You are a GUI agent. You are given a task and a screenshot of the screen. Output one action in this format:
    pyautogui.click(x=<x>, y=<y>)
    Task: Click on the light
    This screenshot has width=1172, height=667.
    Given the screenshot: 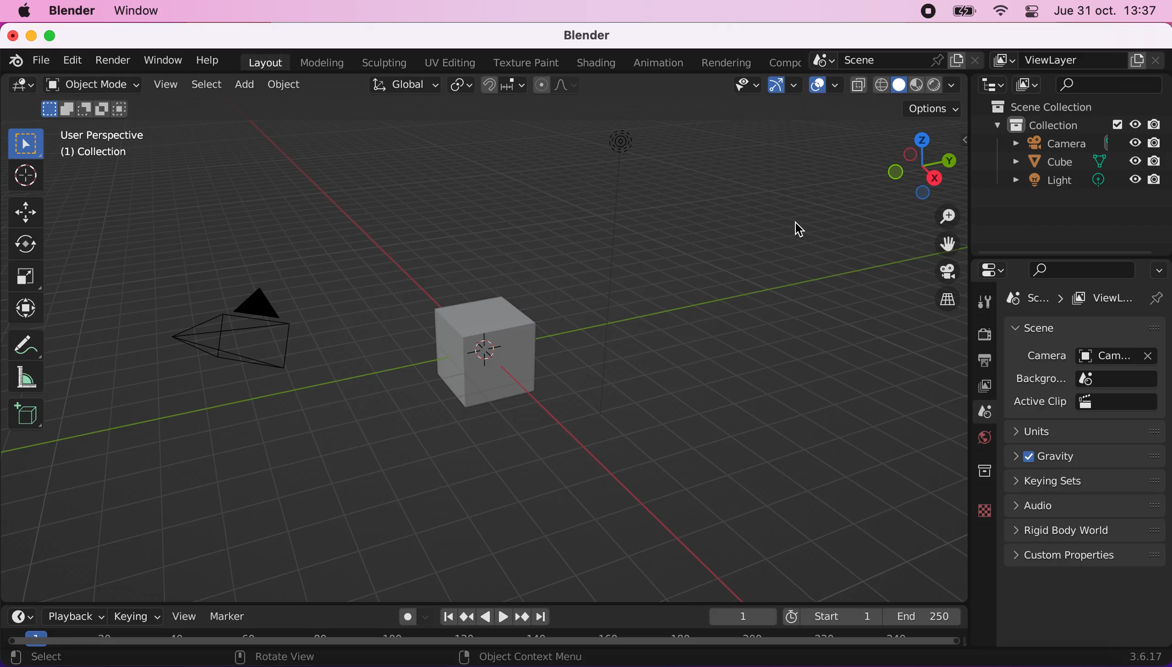 What is the action you would take?
    pyautogui.click(x=1083, y=180)
    